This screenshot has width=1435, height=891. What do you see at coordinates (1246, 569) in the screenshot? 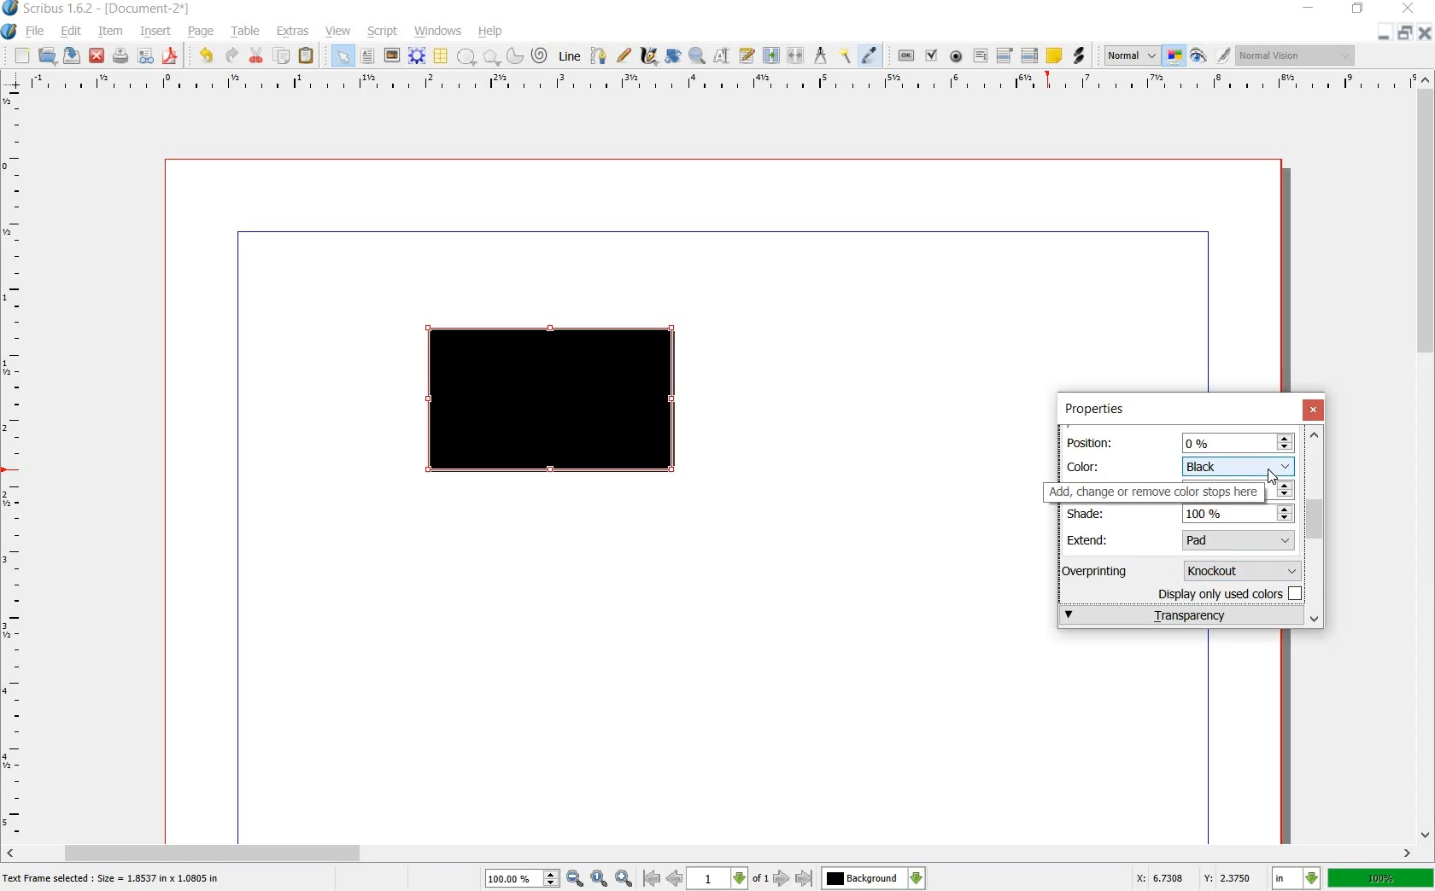
I see `Knockout ` at bounding box center [1246, 569].